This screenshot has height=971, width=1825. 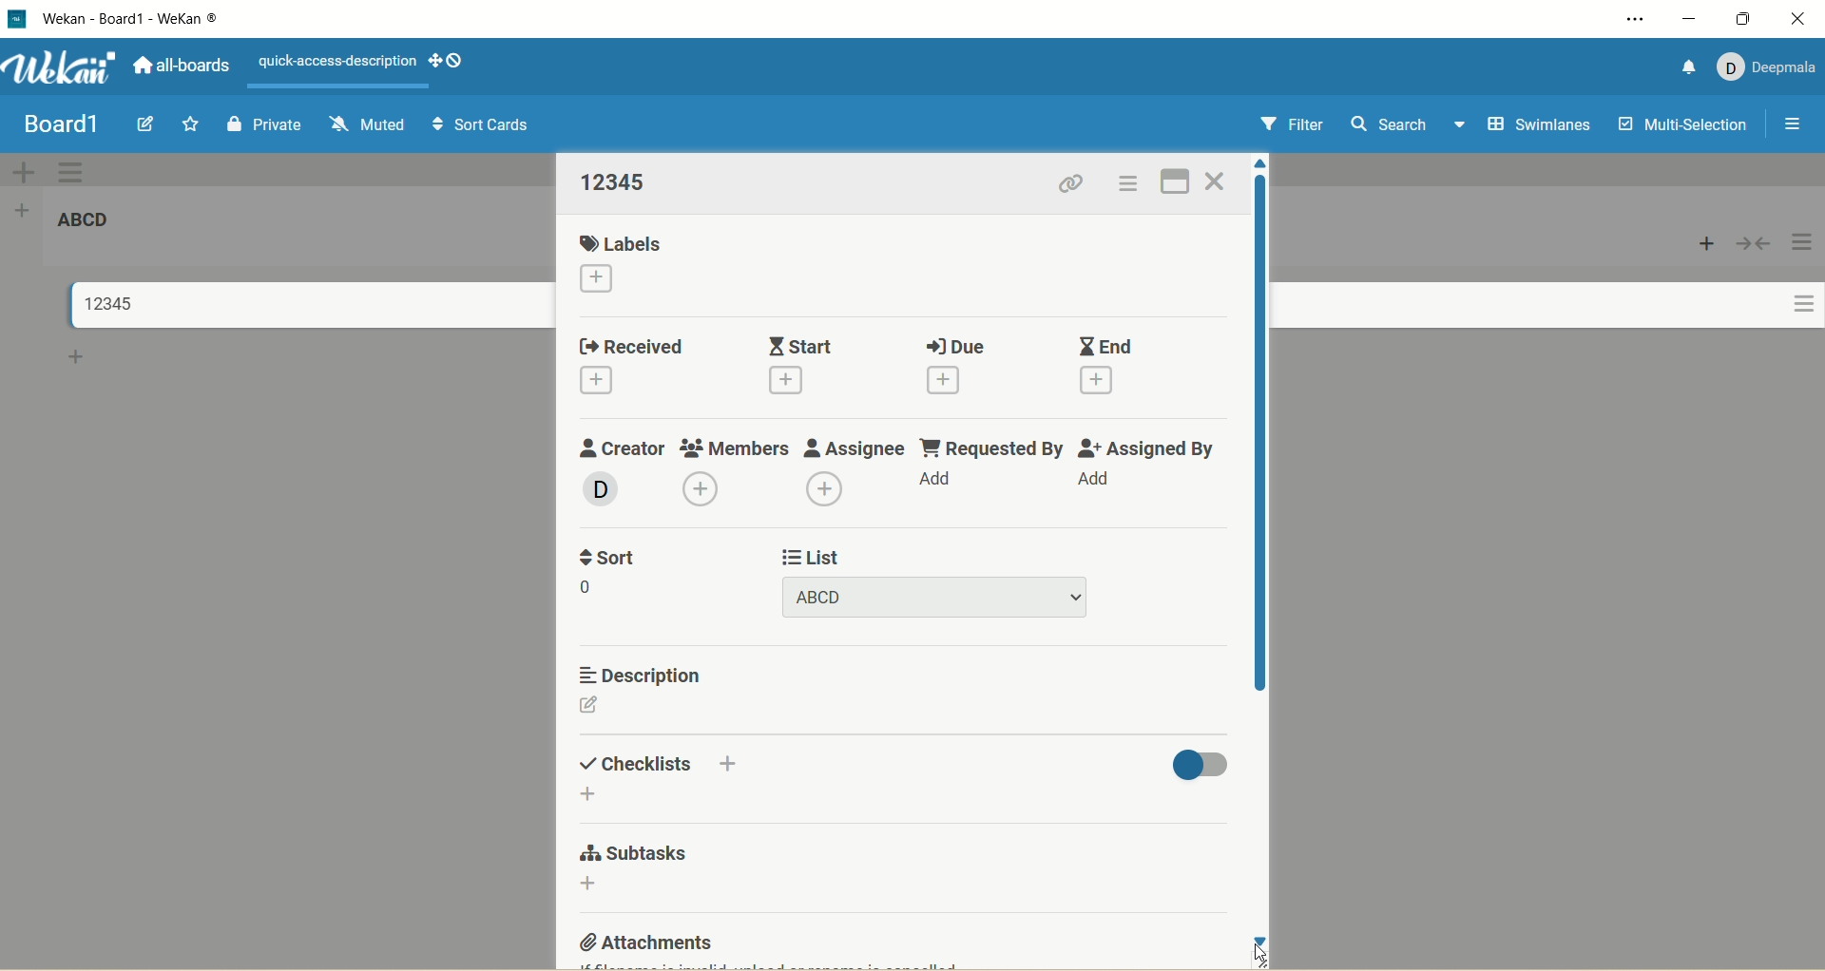 What do you see at coordinates (1408, 126) in the screenshot?
I see `search` at bounding box center [1408, 126].